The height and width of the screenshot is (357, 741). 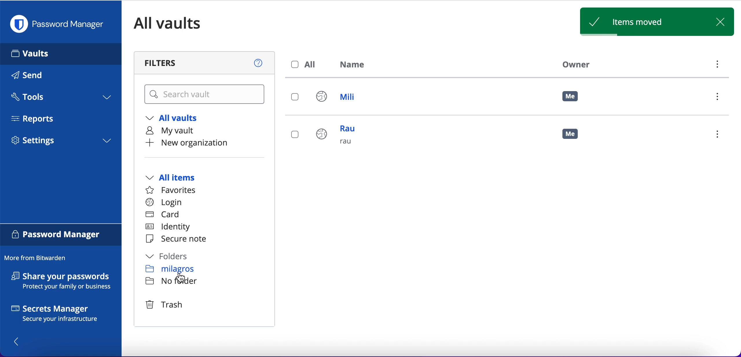 What do you see at coordinates (60, 99) in the screenshot?
I see `tools` at bounding box center [60, 99].